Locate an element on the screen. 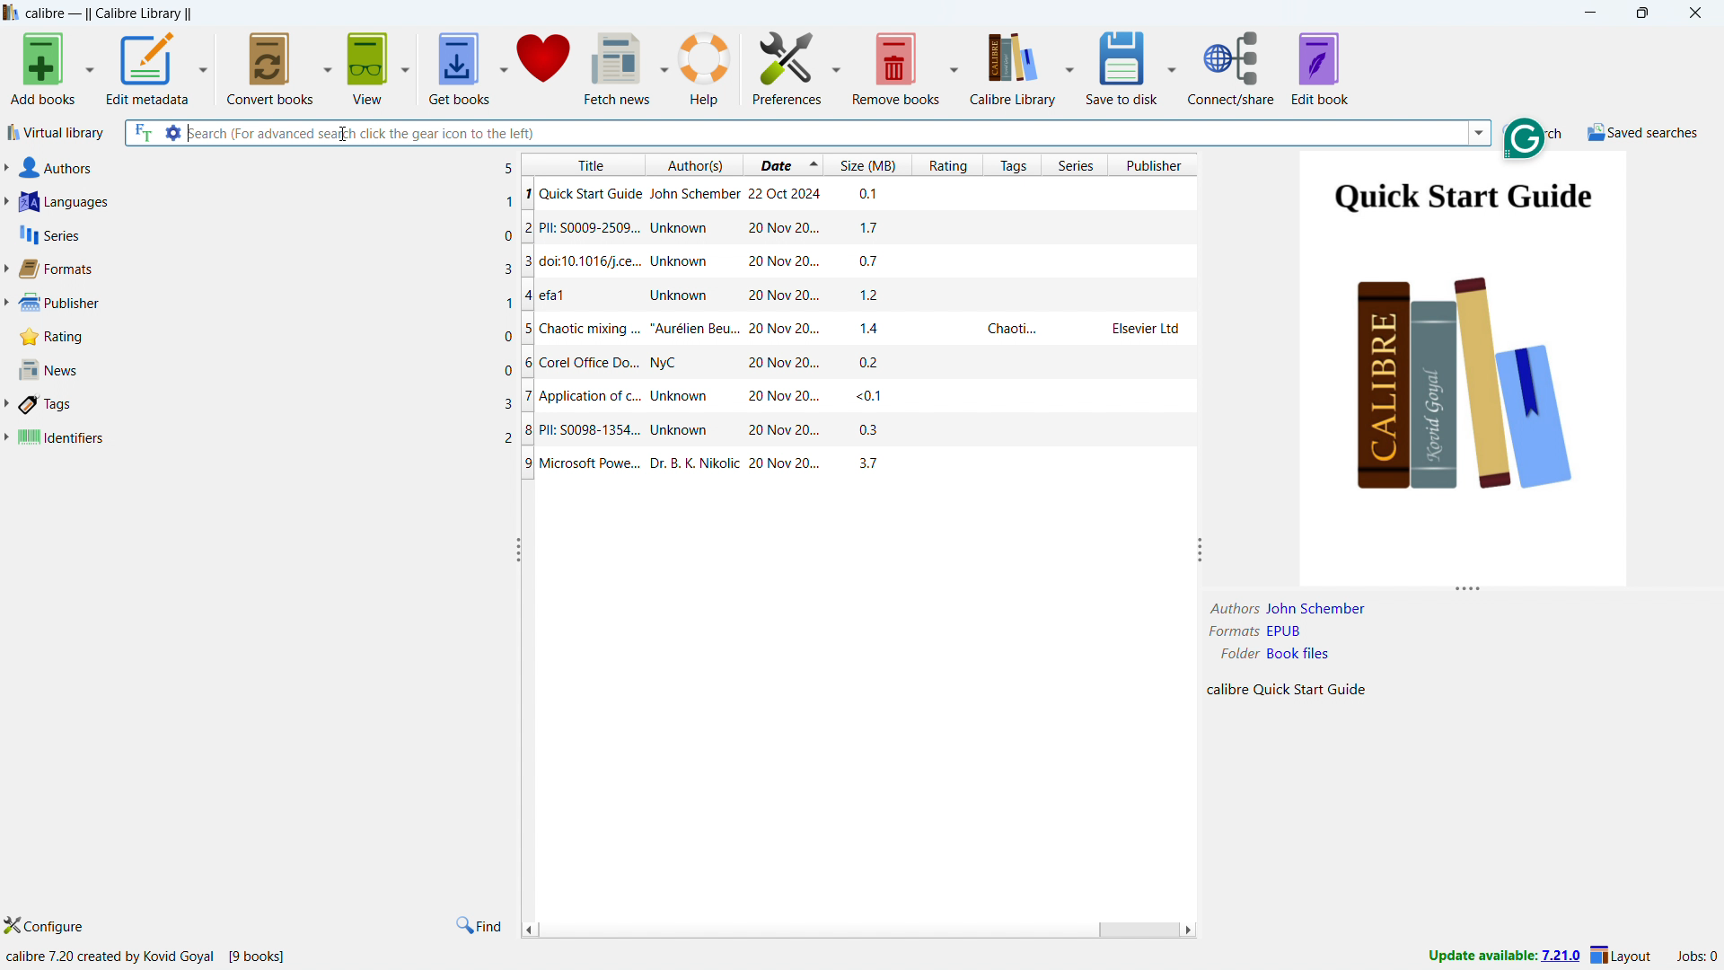 The image size is (1724, 970). doic 10.1016/j.ce.. is located at coordinates (856, 265).